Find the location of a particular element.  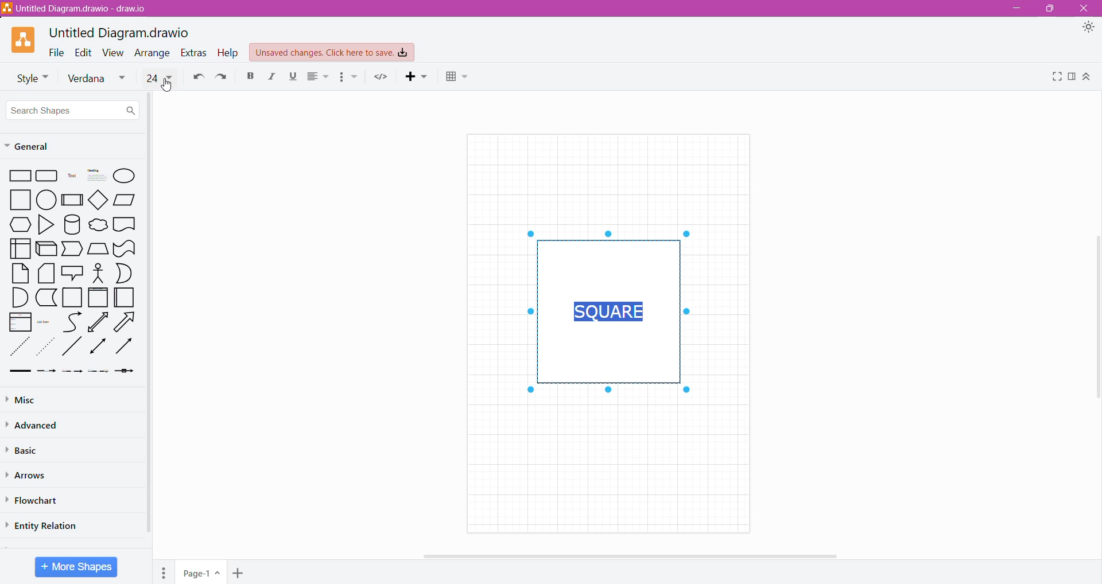

Format is located at coordinates (1071, 79).